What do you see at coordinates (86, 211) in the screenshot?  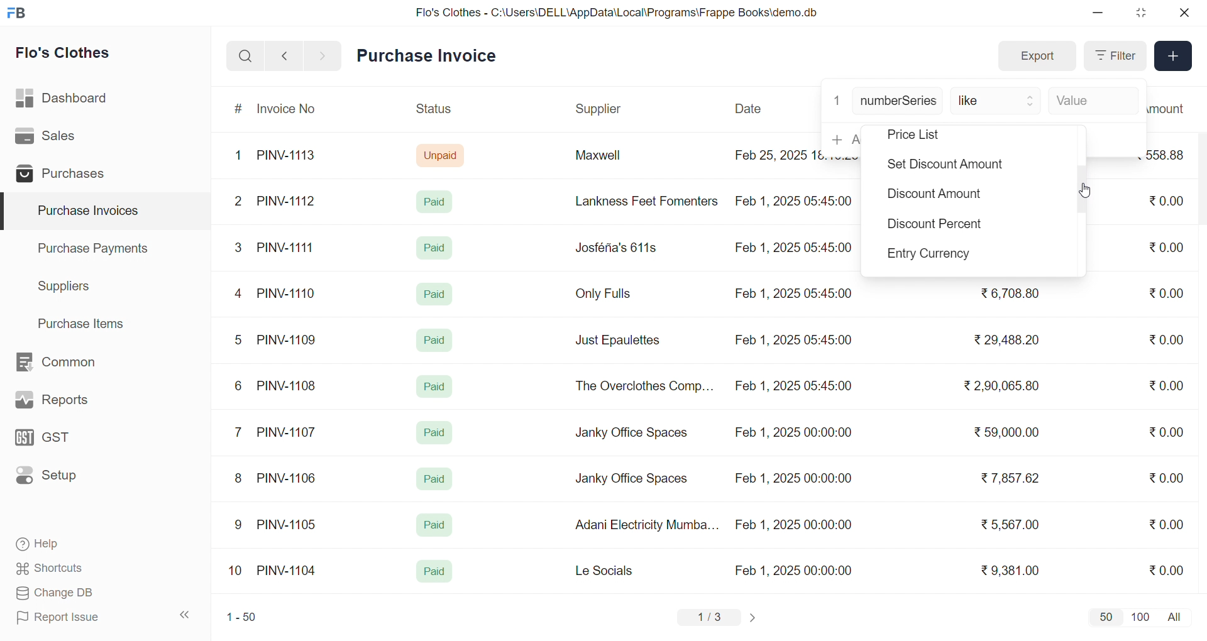 I see `Purchase Invoices` at bounding box center [86, 211].